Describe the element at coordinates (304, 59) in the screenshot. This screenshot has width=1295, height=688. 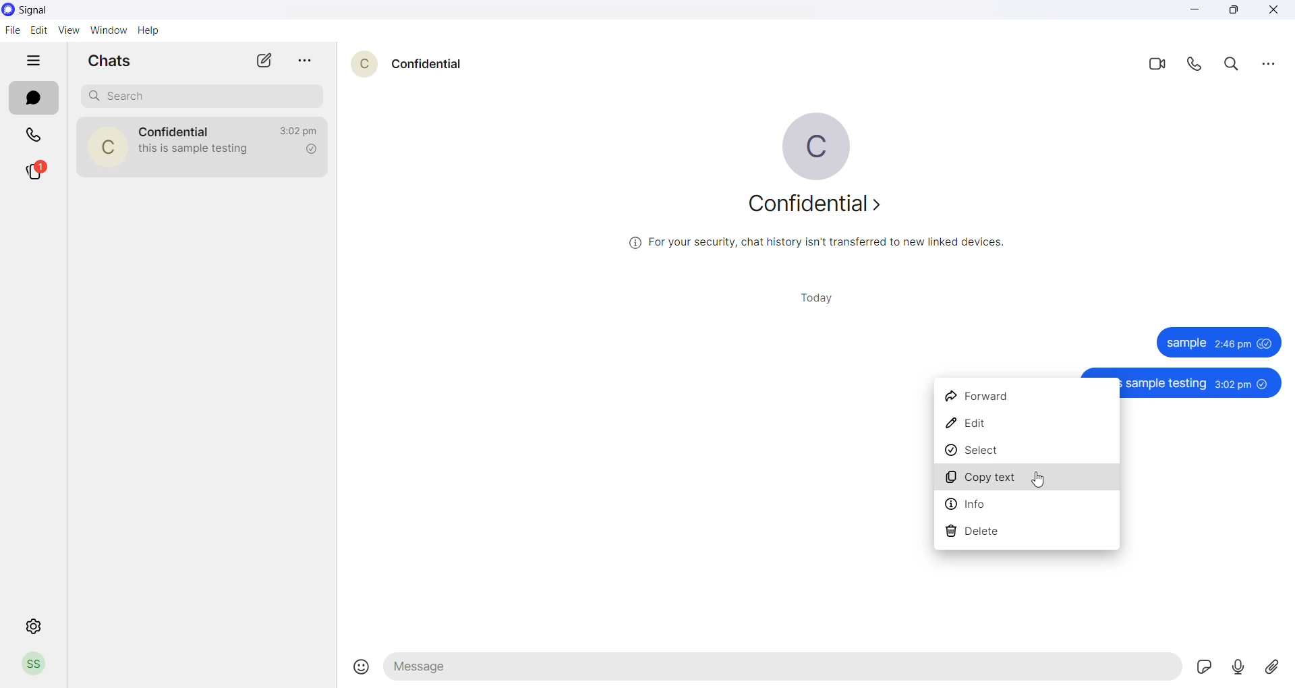
I see `more options` at that location.